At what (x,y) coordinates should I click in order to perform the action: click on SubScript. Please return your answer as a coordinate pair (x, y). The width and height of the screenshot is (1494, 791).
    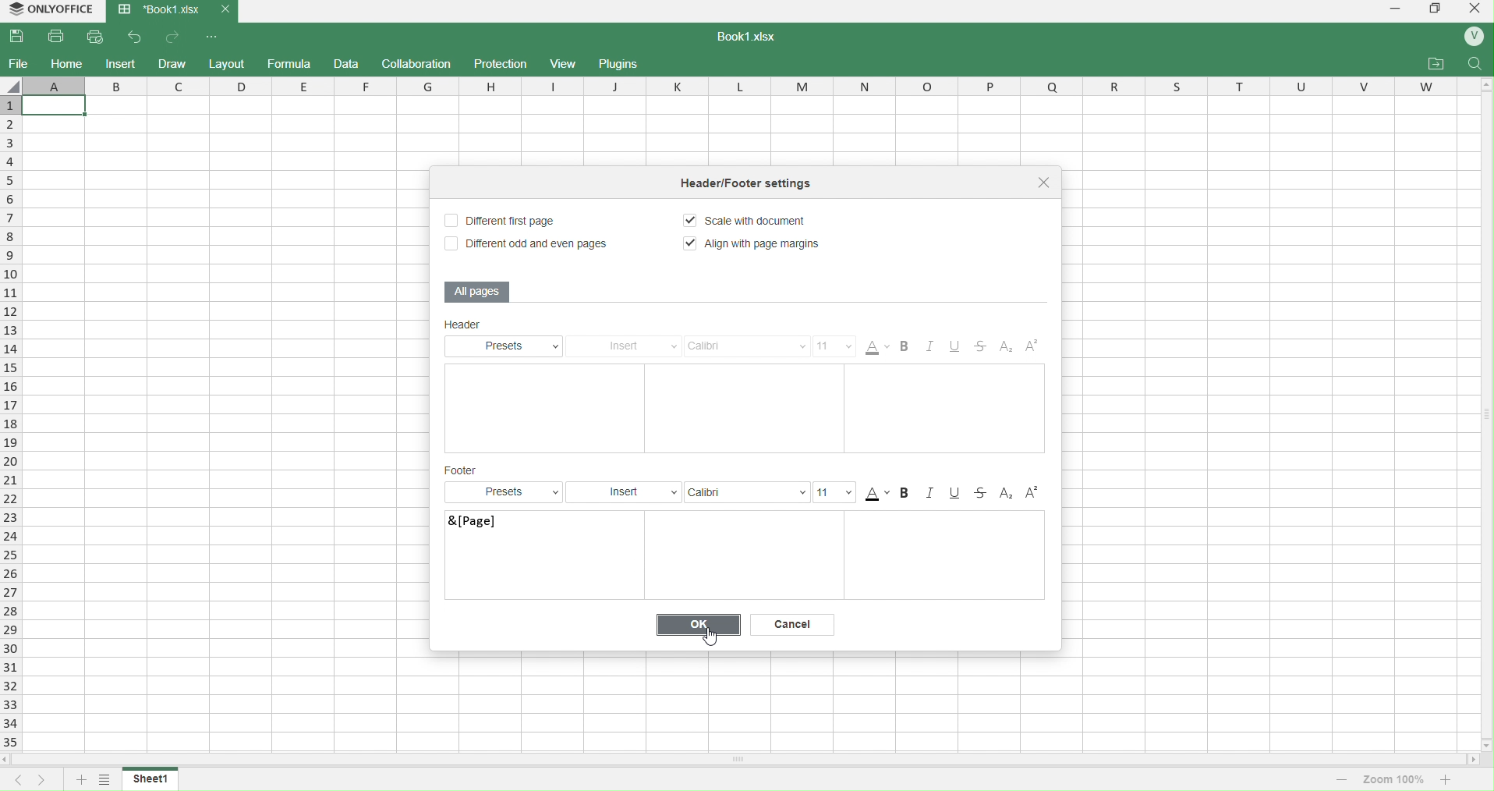
    Looking at the image, I should click on (1007, 493).